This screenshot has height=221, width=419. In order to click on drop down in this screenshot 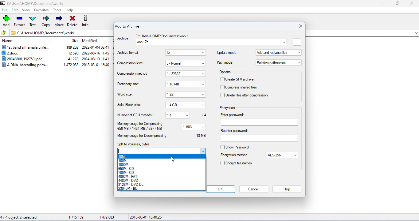, I will do `click(203, 53)`.